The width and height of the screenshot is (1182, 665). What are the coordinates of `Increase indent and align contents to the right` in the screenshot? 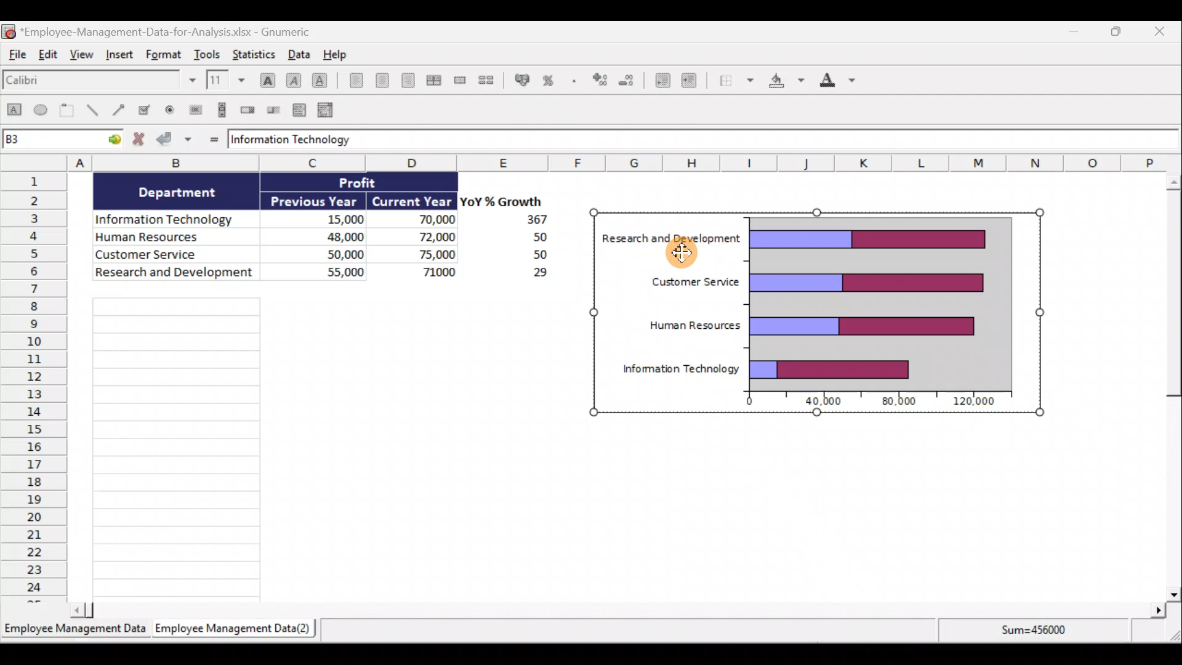 It's located at (691, 81).